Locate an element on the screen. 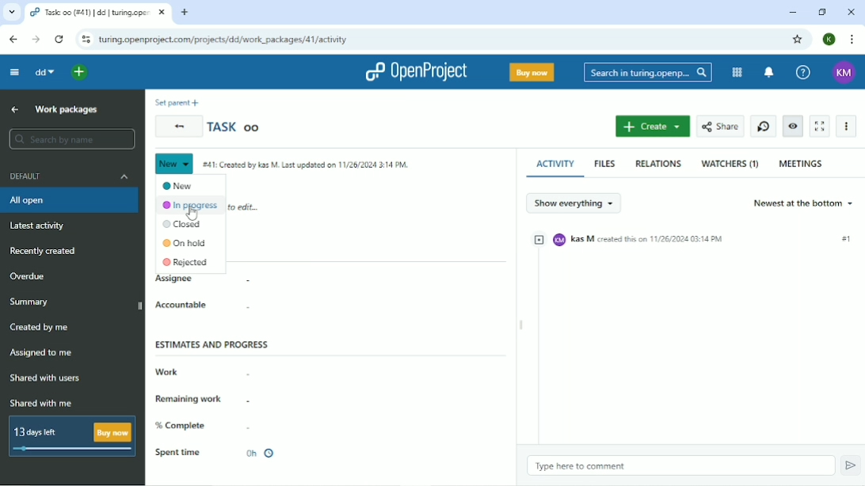  dd is located at coordinates (45, 72).